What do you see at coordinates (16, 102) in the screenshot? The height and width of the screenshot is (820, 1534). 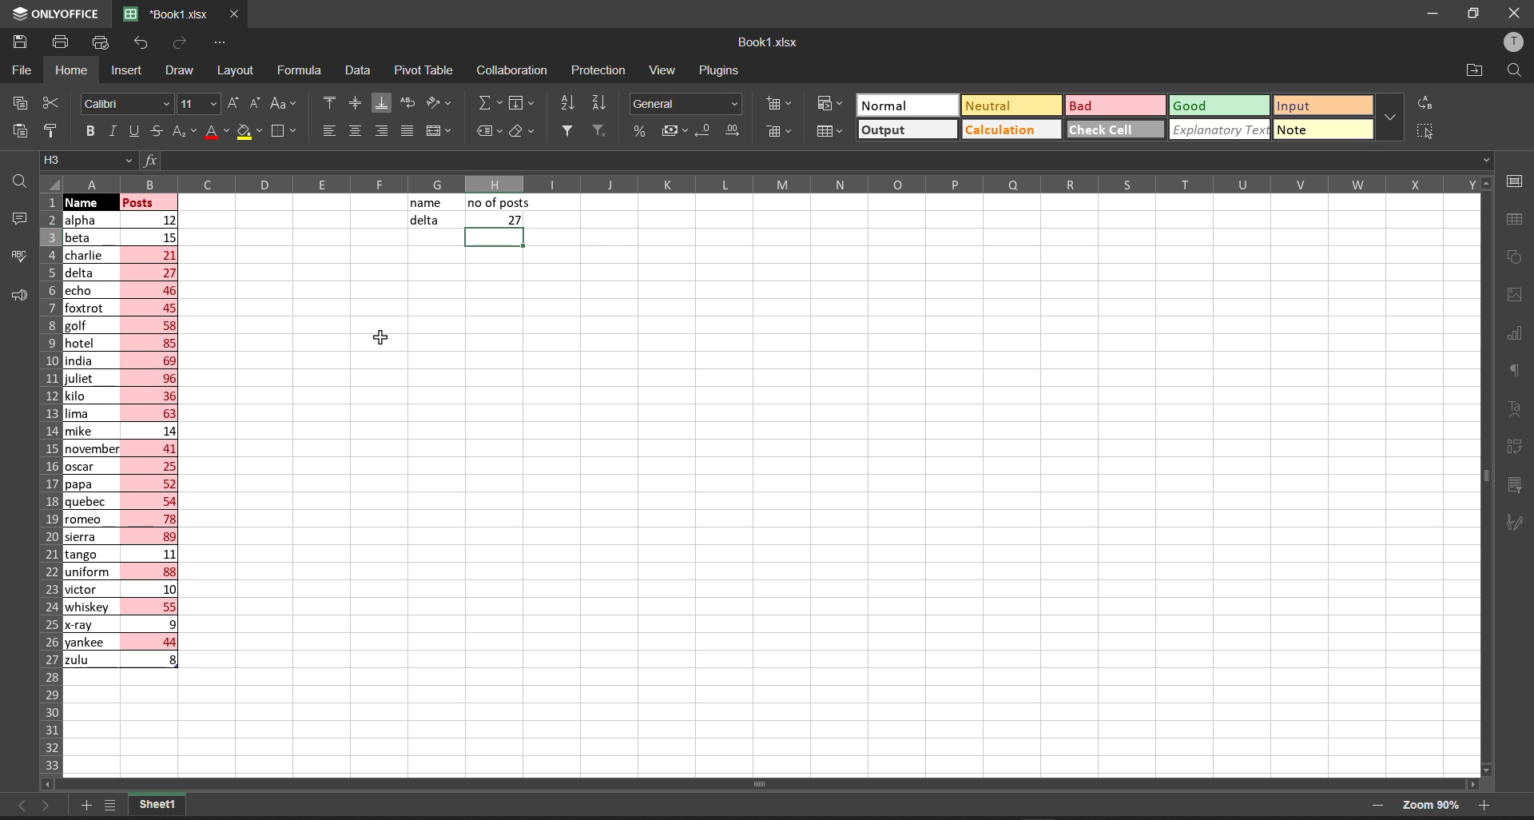 I see `copy` at bounding box center [16, 102].